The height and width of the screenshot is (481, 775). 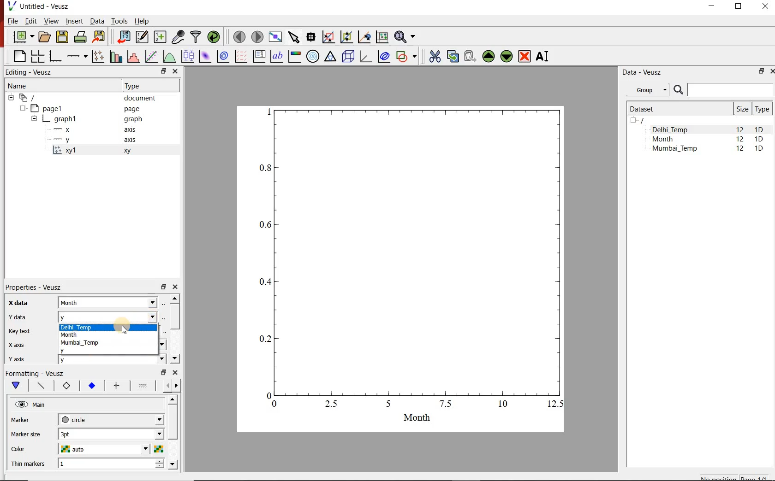 What do you see at coordinates (175, 372) in the screenshot?
I see `close` at bounding box center [175, 372].